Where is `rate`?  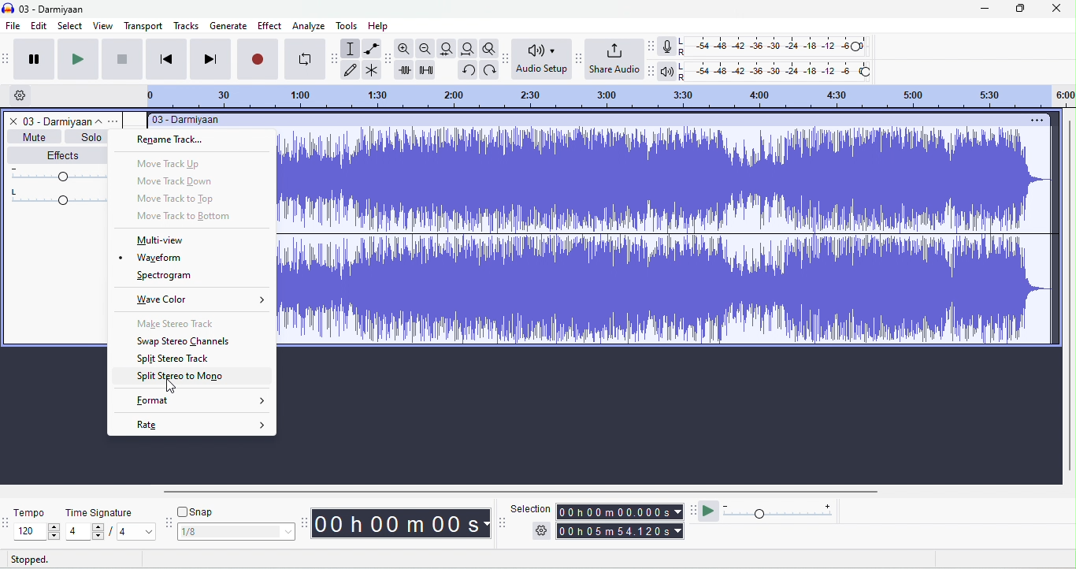
rate is located at coordinates (193, 424).